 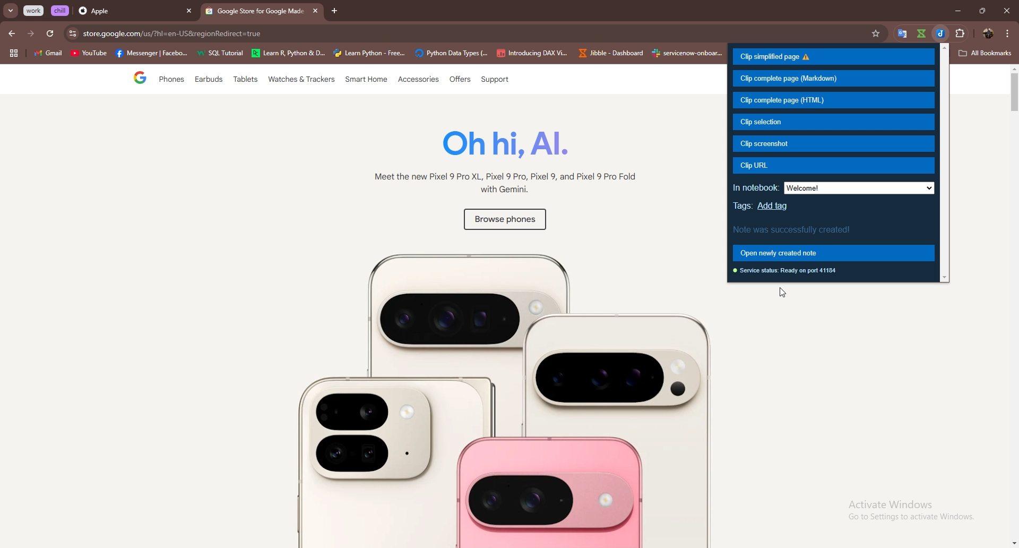 I want to click on clip url, so click(x=835, y=166).